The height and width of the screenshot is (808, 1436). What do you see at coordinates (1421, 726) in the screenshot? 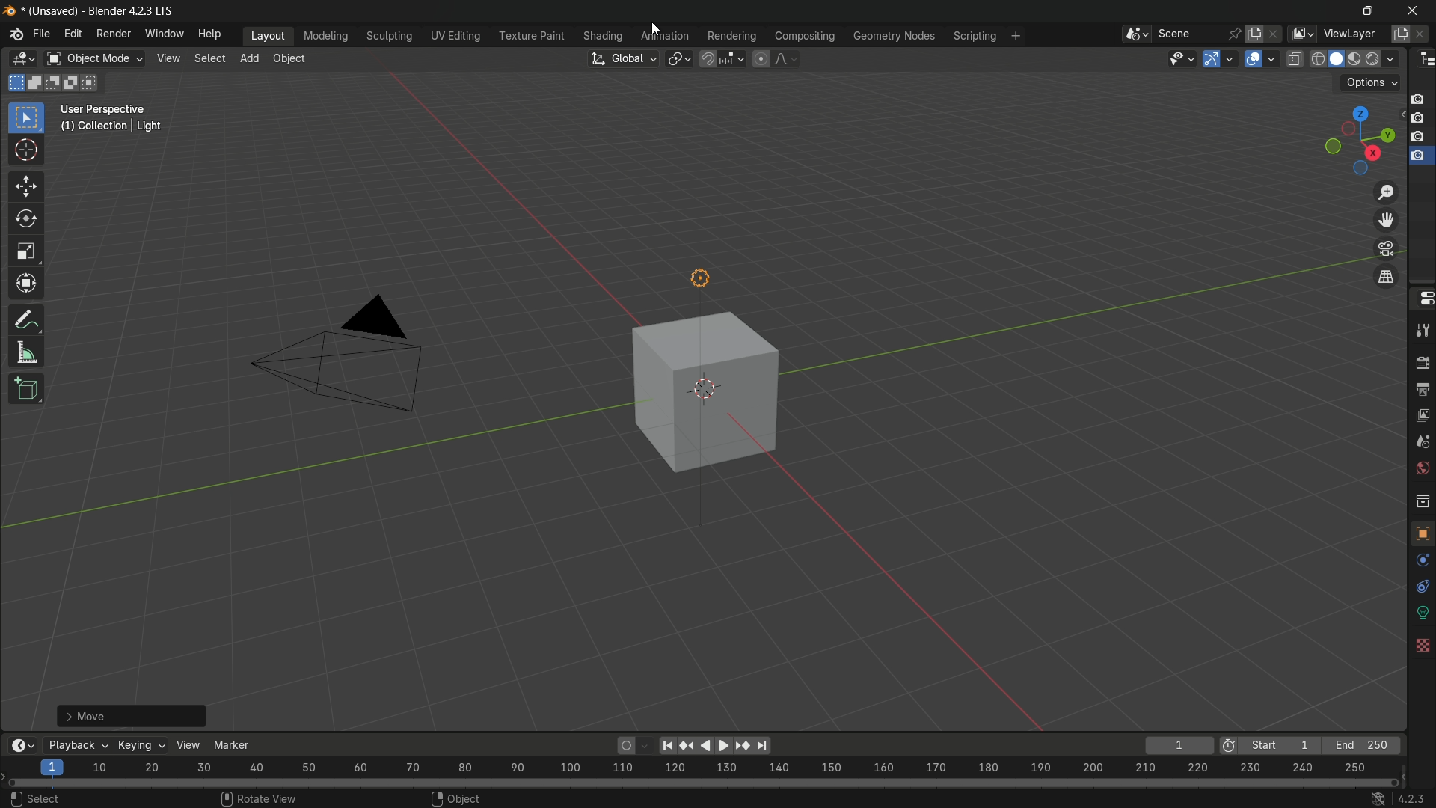
I see `texture` at bounding box center [1421, 726].